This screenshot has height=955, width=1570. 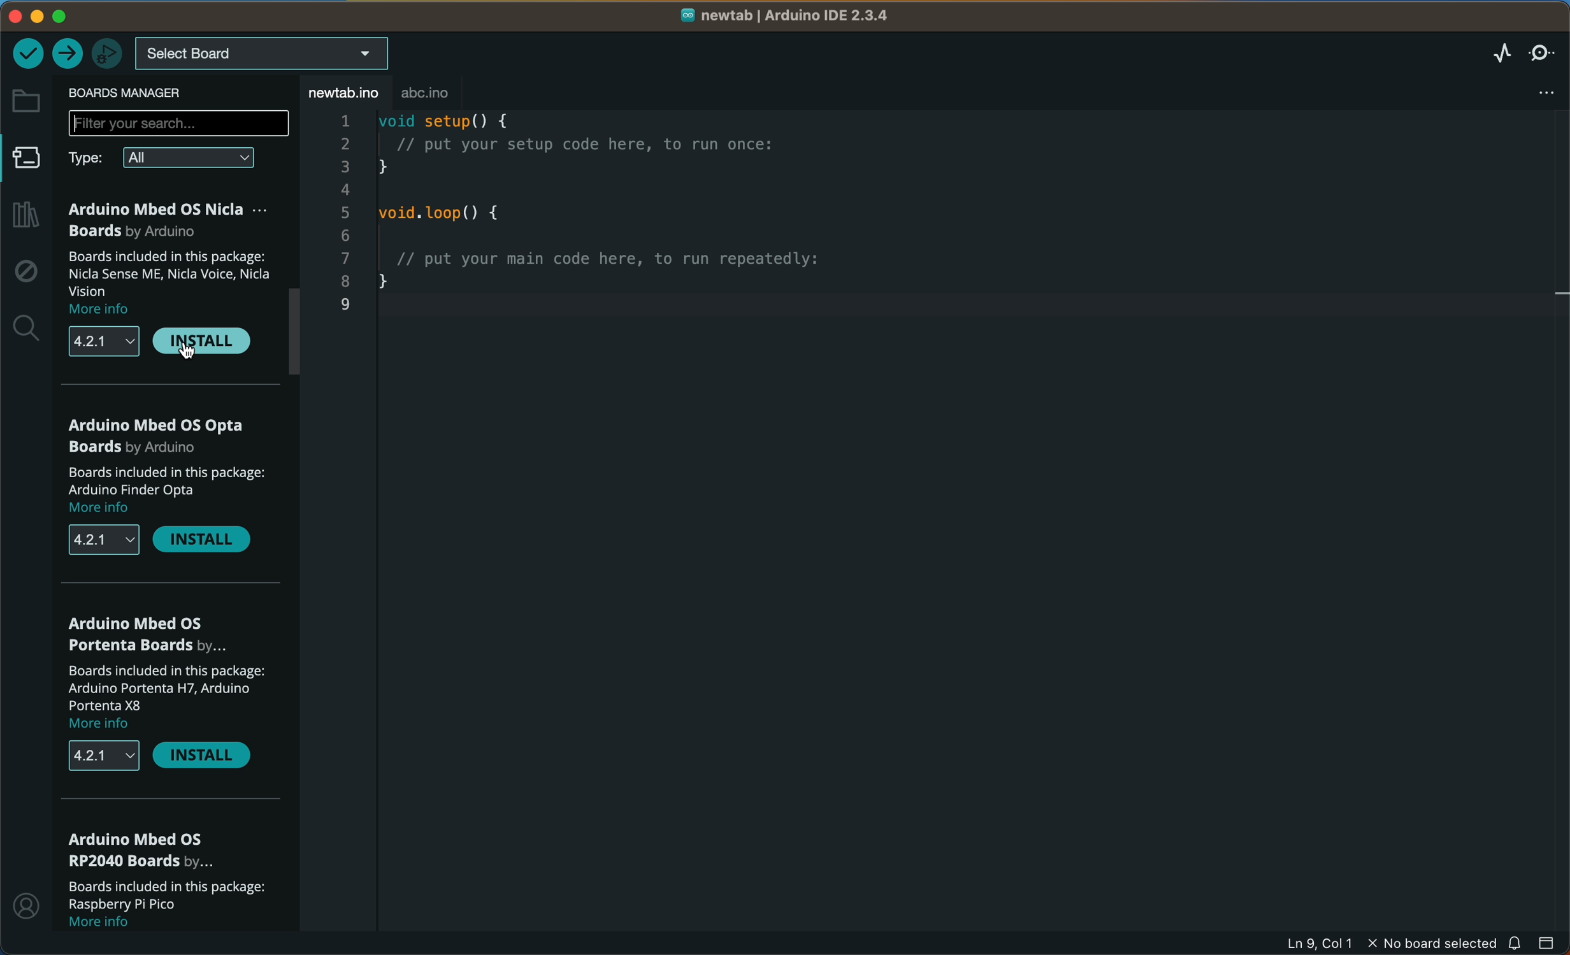 What do you see at coordinates (1353, 944) in the screenshot?
I see `file information` at bounding box center [1353, 944].